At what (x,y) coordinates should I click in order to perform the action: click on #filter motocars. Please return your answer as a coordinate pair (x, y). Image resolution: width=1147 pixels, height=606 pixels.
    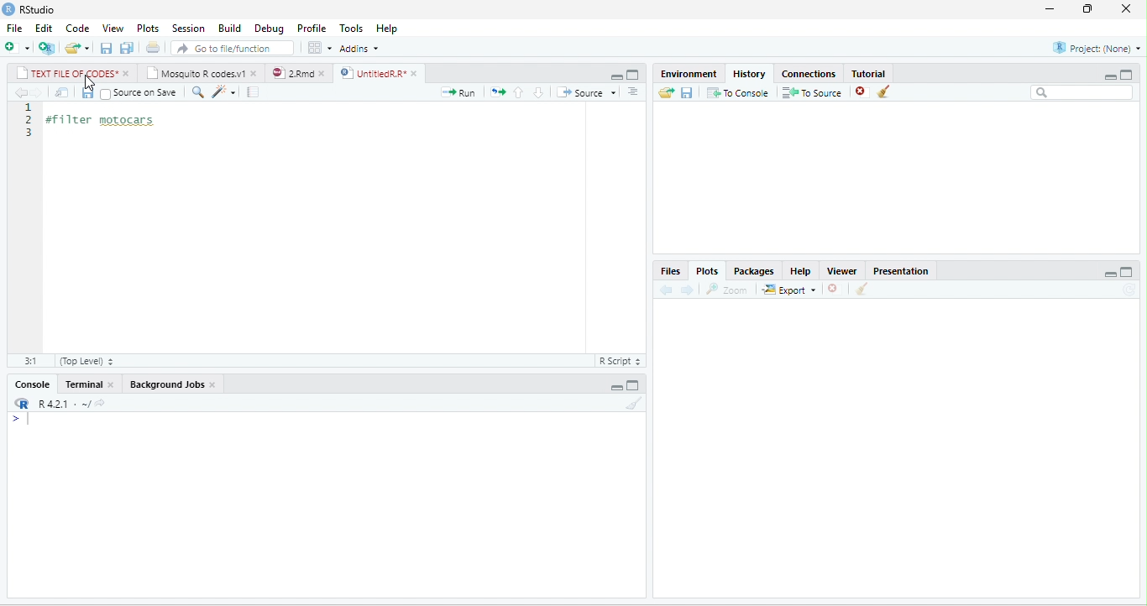
    Looking at the image, I should click on (108, 121).